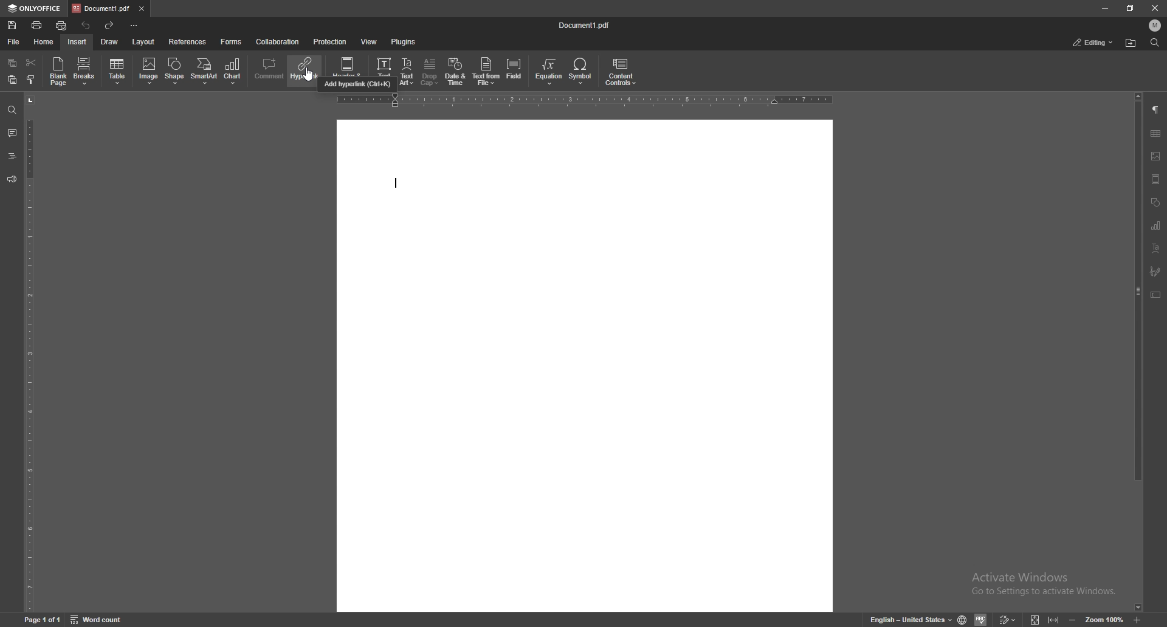  Describe the element at coordinates (385, 66) in the screenshot. I see `text box` at that location.